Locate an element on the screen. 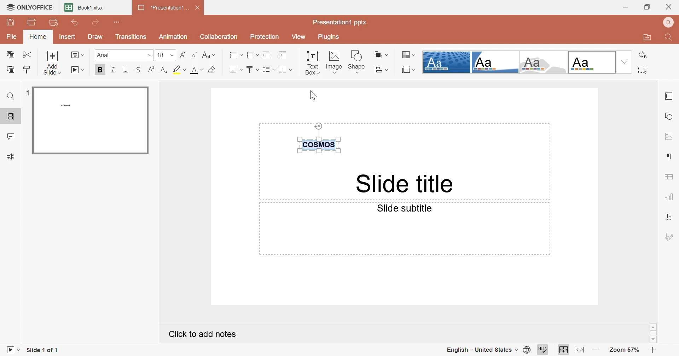 The height and width of the screenshot is (356, 679). Replace is located at coordinates (643, 56).